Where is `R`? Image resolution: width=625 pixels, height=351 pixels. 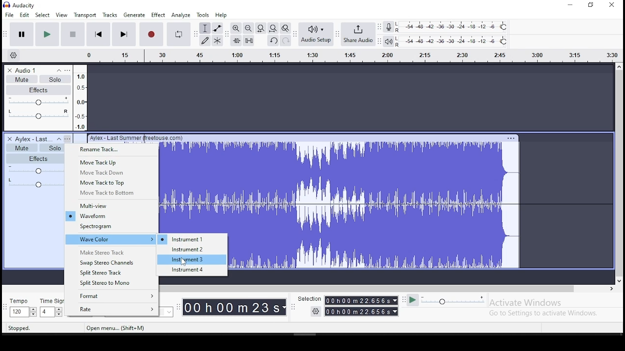
R is located at coordinates (398, 45).